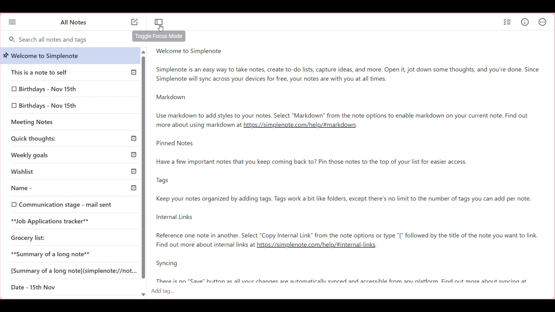  Describe the element at coordinates (159, 22) in the screenshot. I see `Toggle focus mode` at that location.